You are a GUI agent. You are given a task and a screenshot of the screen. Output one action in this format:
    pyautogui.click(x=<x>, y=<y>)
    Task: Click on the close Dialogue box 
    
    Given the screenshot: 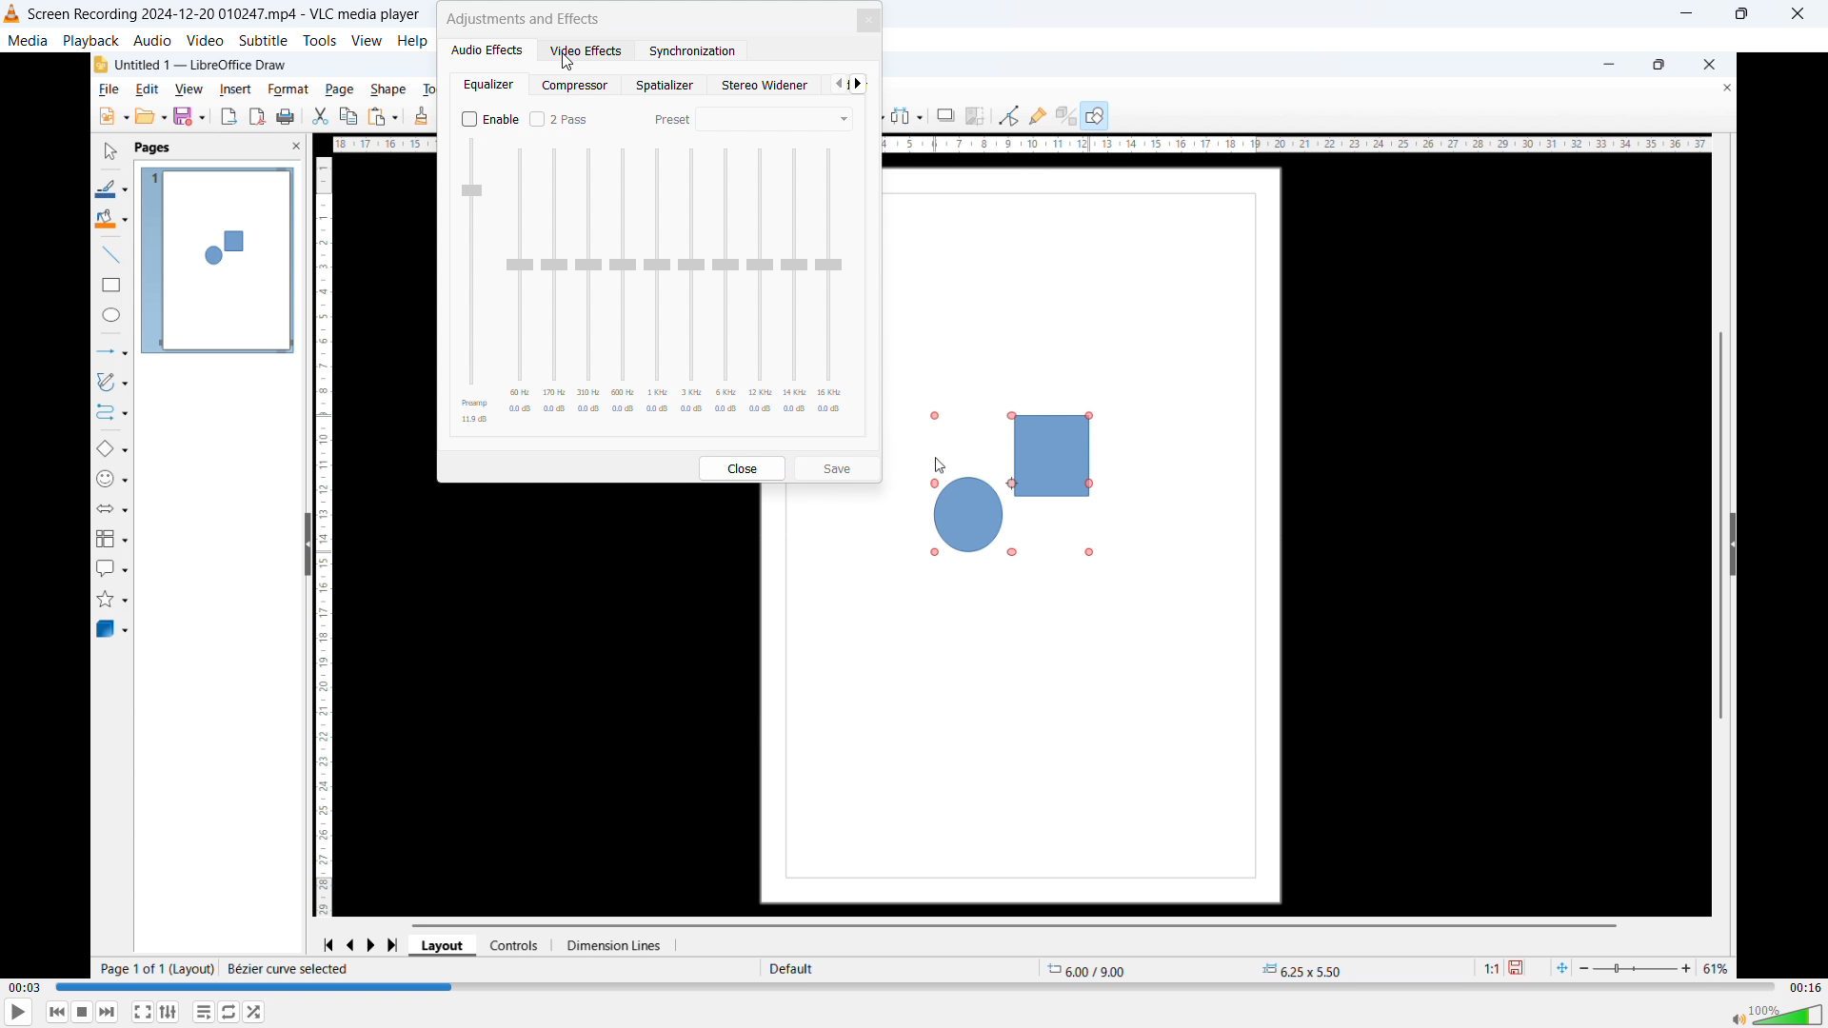 What is the action you would take?
    pyautogui.click(x=870, y=21)
    